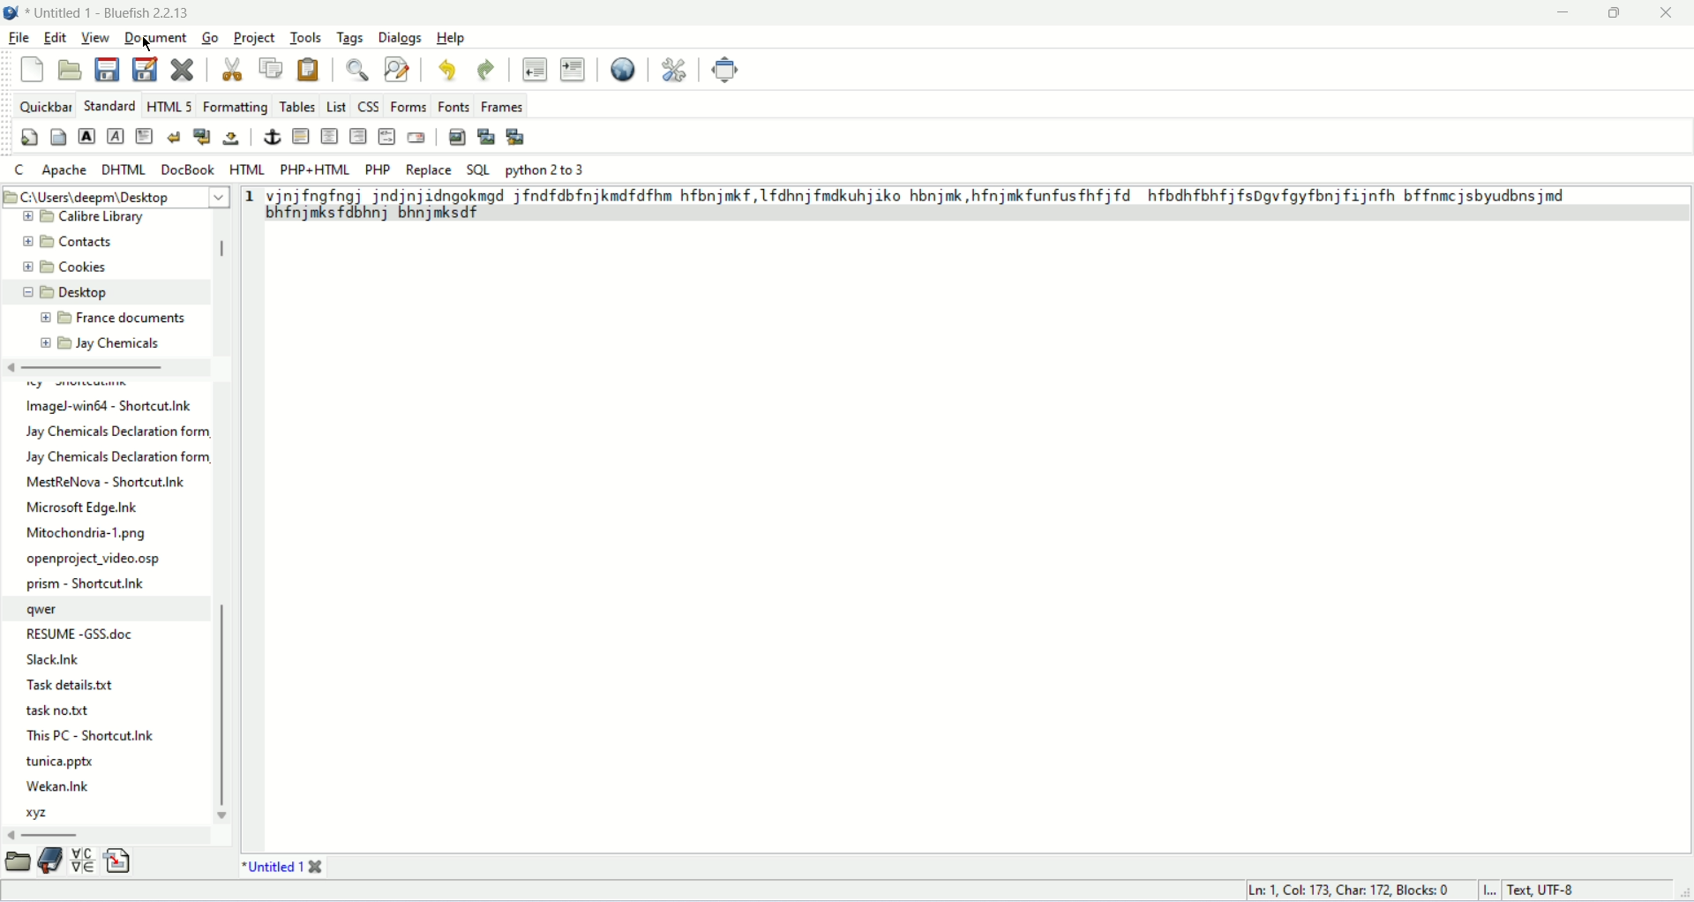 The width and height of the screenshot is (1694, 902). I want to click on 5 C:\Users\deepm\Desktop, so click(99, 196).